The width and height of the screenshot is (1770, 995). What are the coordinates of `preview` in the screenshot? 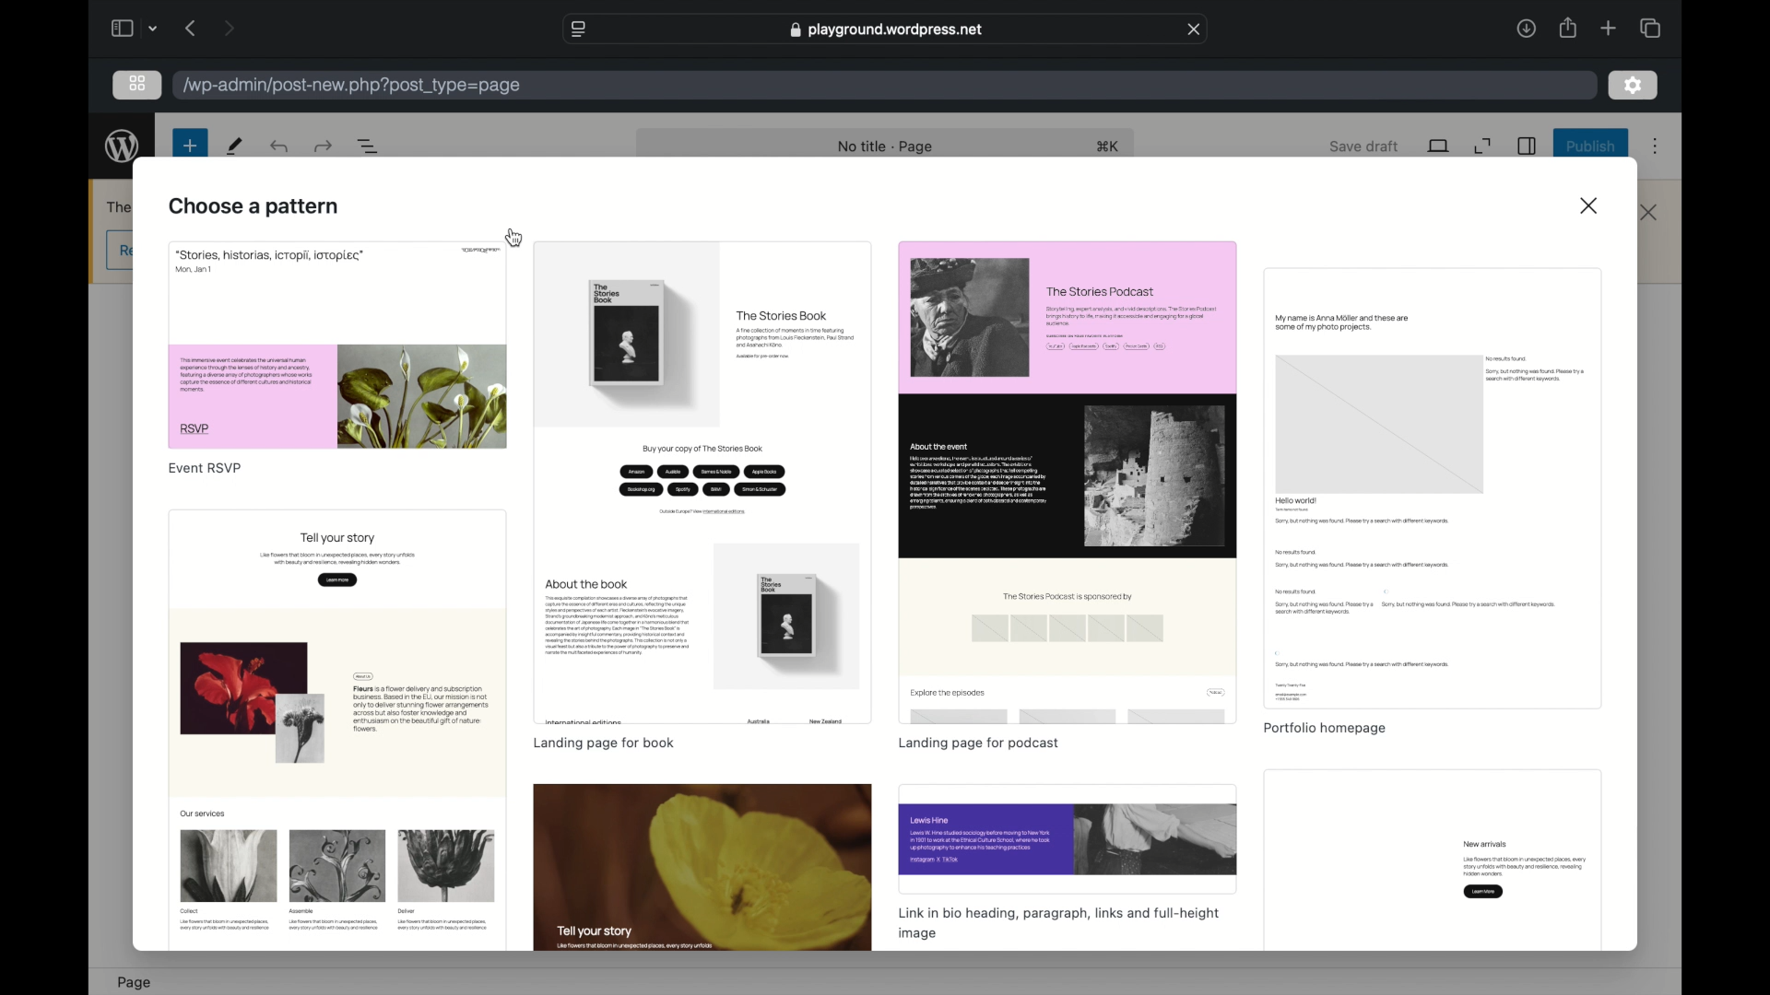 It's located at (1434, 488).